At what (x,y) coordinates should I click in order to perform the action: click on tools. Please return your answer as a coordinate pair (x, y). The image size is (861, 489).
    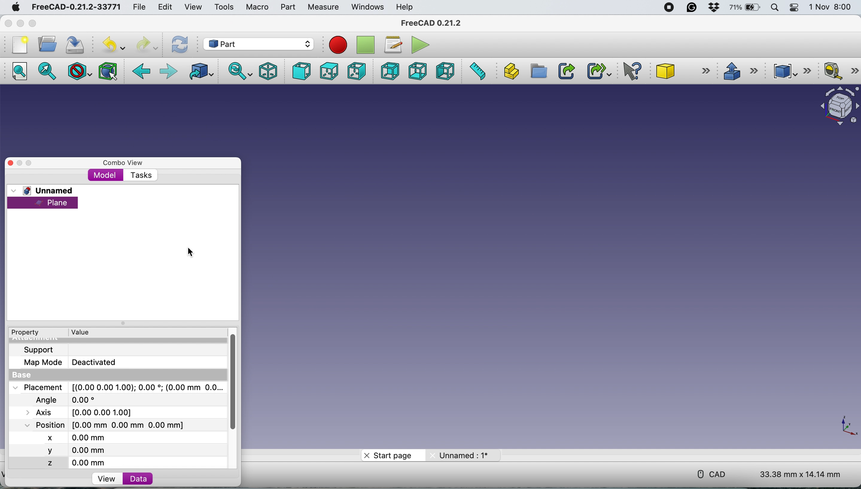
    Looking at the image, I should click on (223, 7).